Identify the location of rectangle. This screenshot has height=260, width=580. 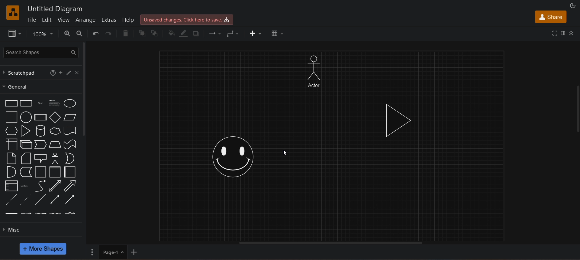
(10, 104).